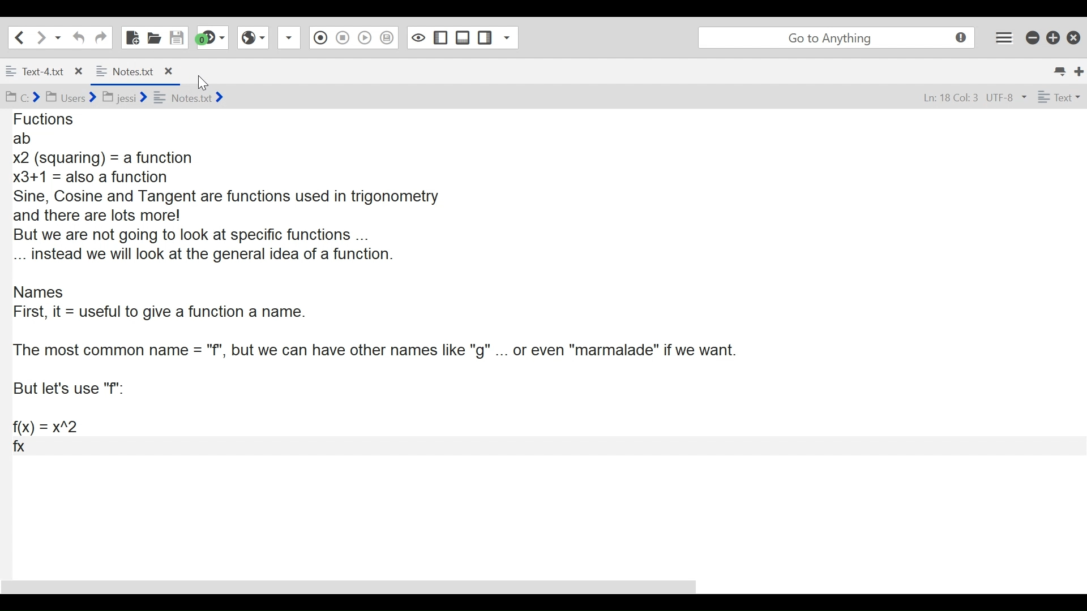 The image size is (1087, 611). I want to click on Open, so click(155, 37).